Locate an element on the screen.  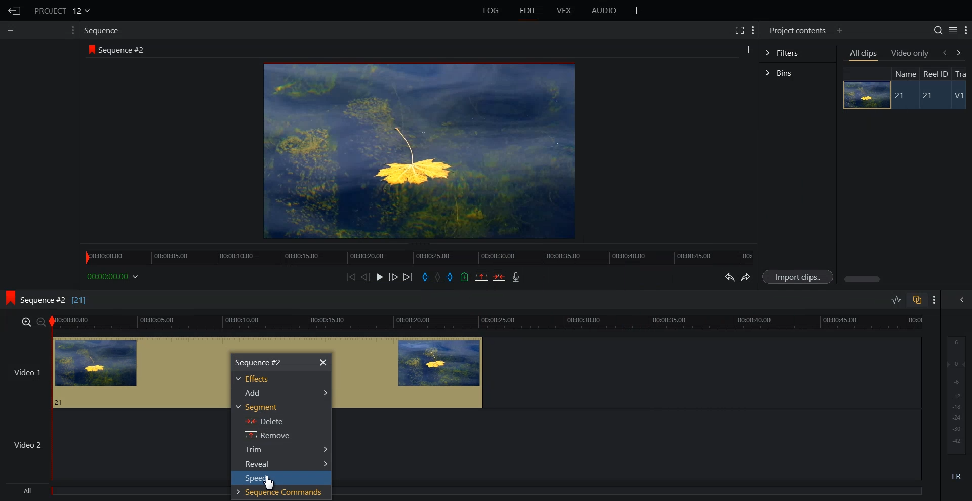
Timeline is located at coordinates (419, 254).